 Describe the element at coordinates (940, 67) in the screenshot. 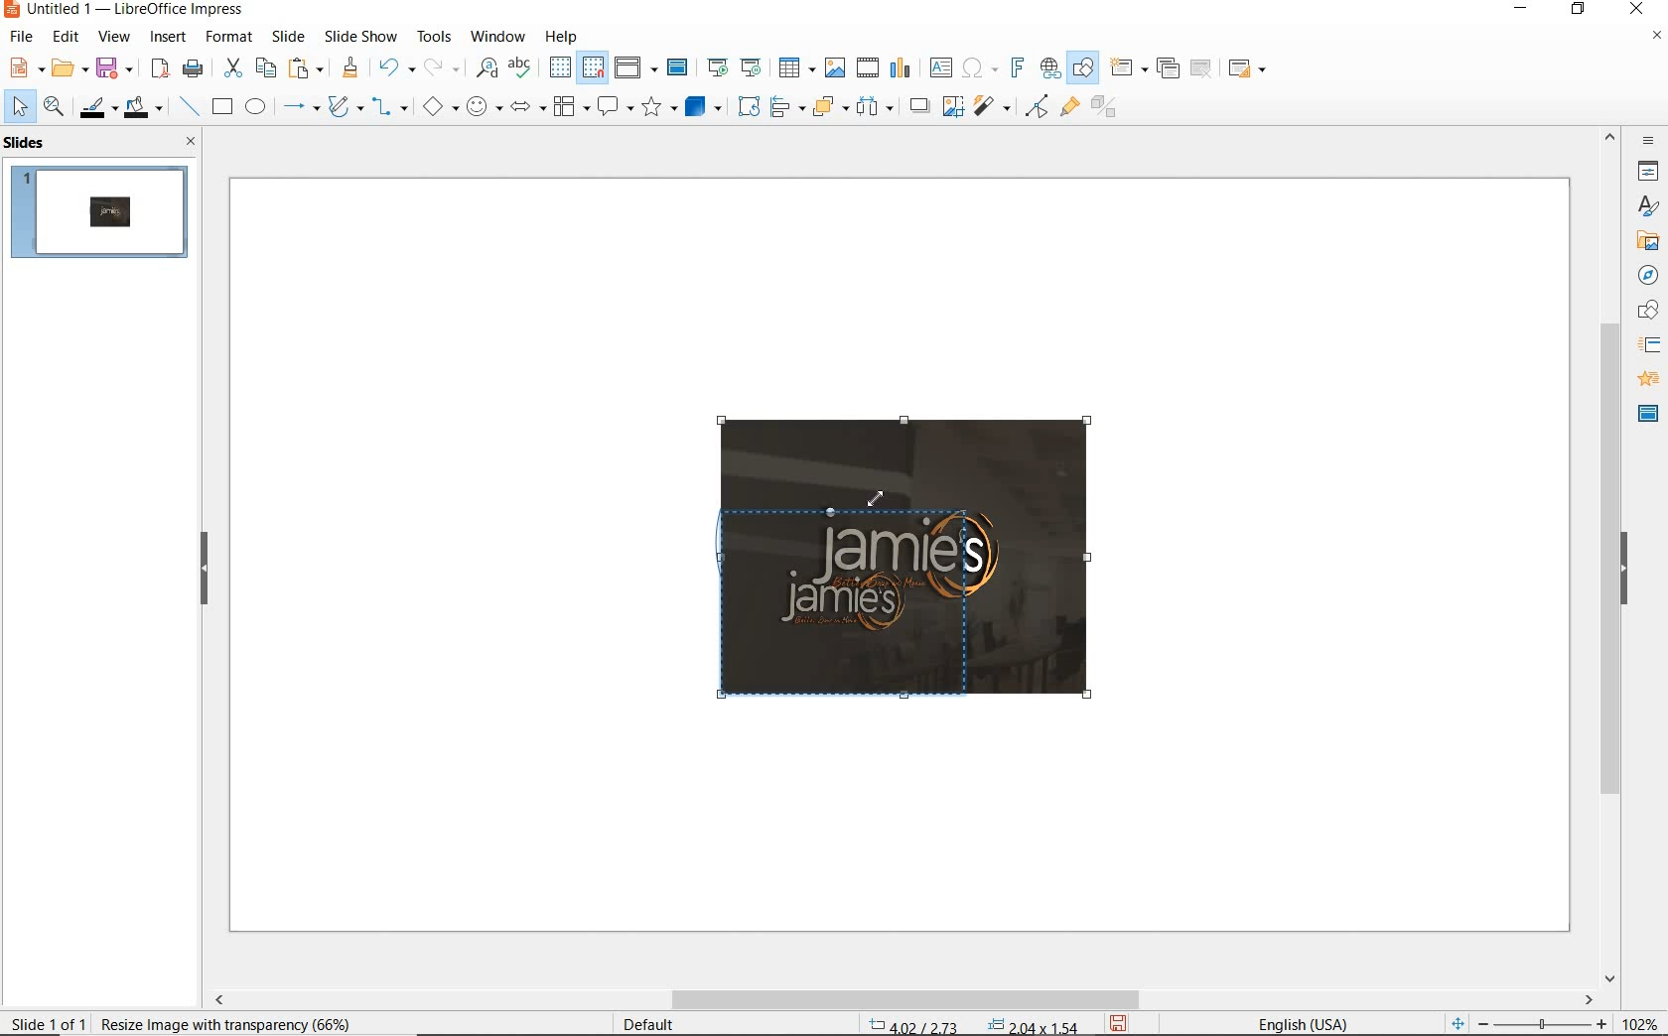

I see `insert text box` at that location.